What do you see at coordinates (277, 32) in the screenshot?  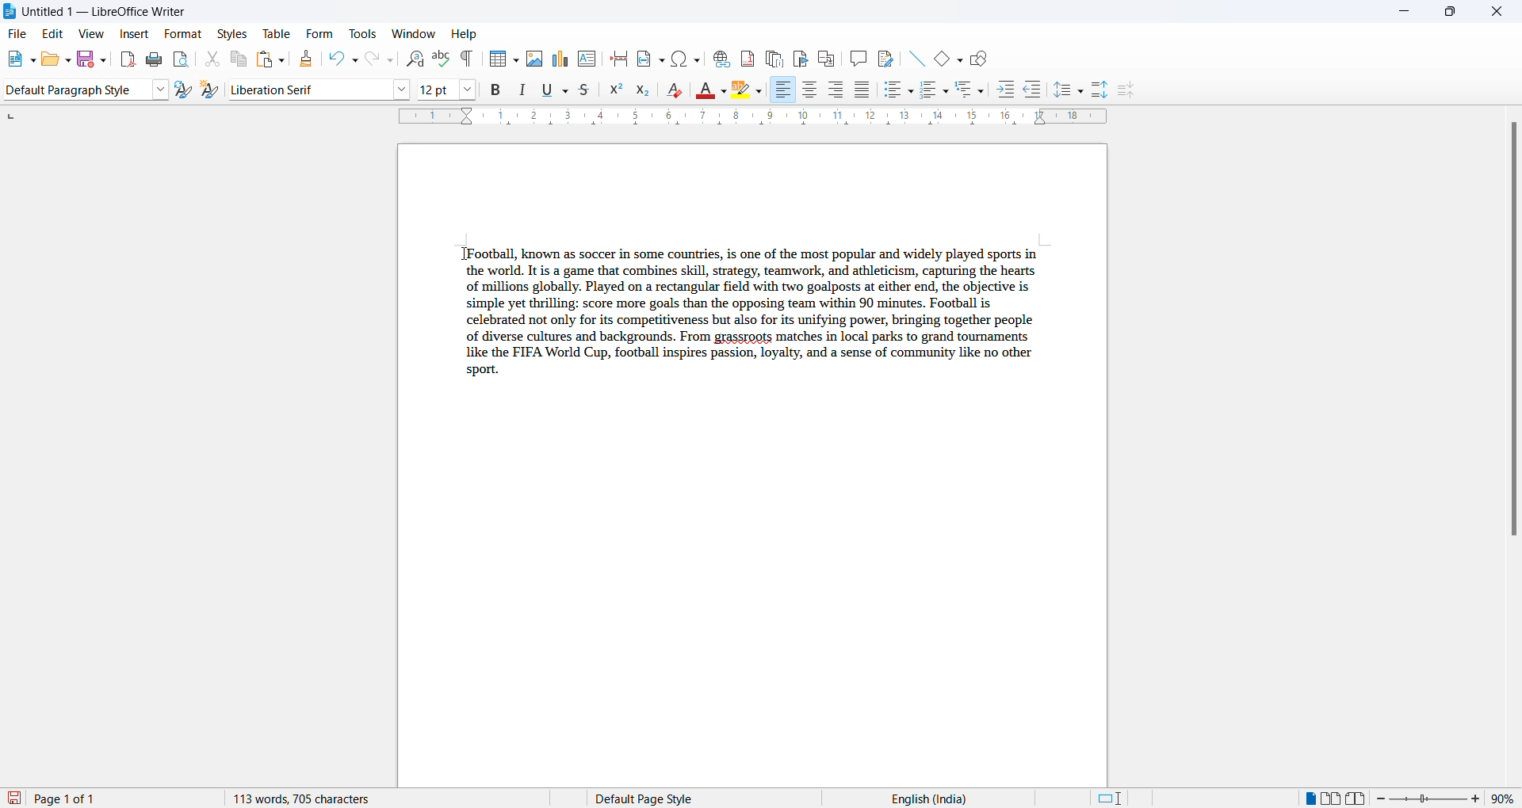 I see `table` at bounding box center [277, 32].